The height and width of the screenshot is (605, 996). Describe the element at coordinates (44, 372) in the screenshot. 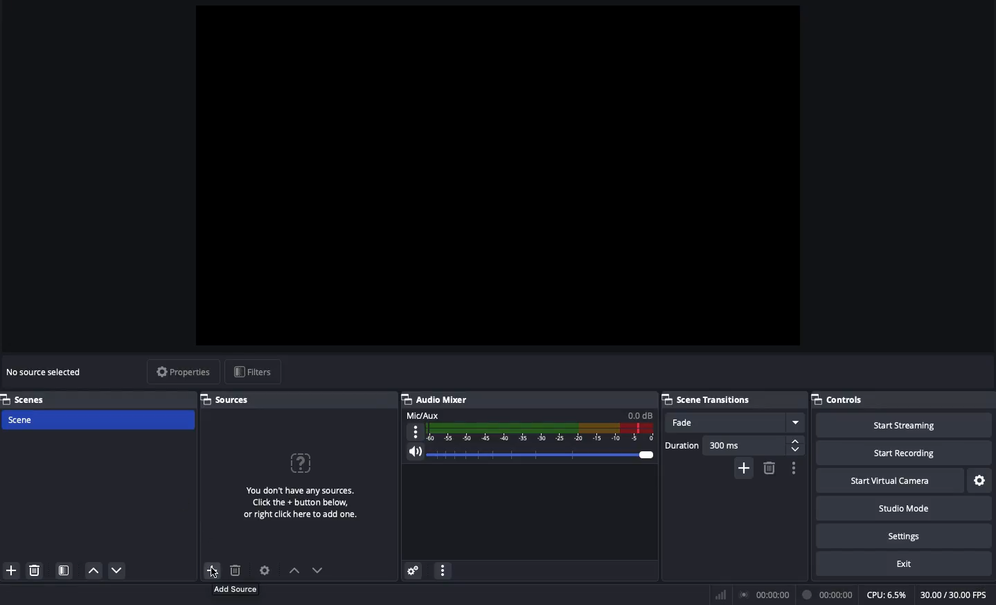

I see `No source selected` at that location.